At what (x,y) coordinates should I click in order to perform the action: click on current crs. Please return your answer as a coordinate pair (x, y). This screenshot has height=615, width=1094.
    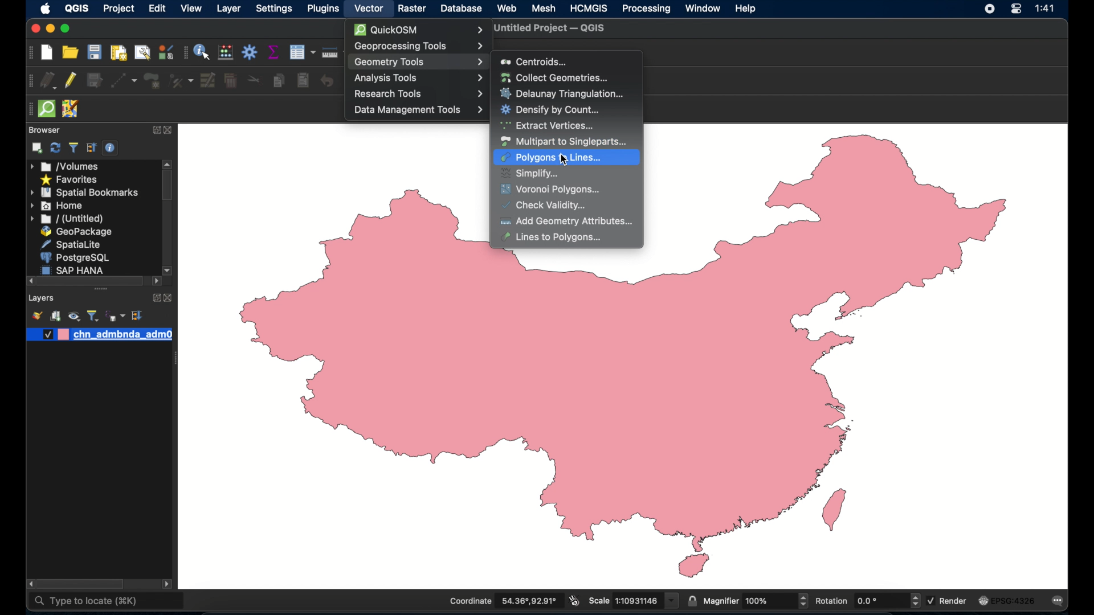
    Looking at the image, I should click on (1009, 600).